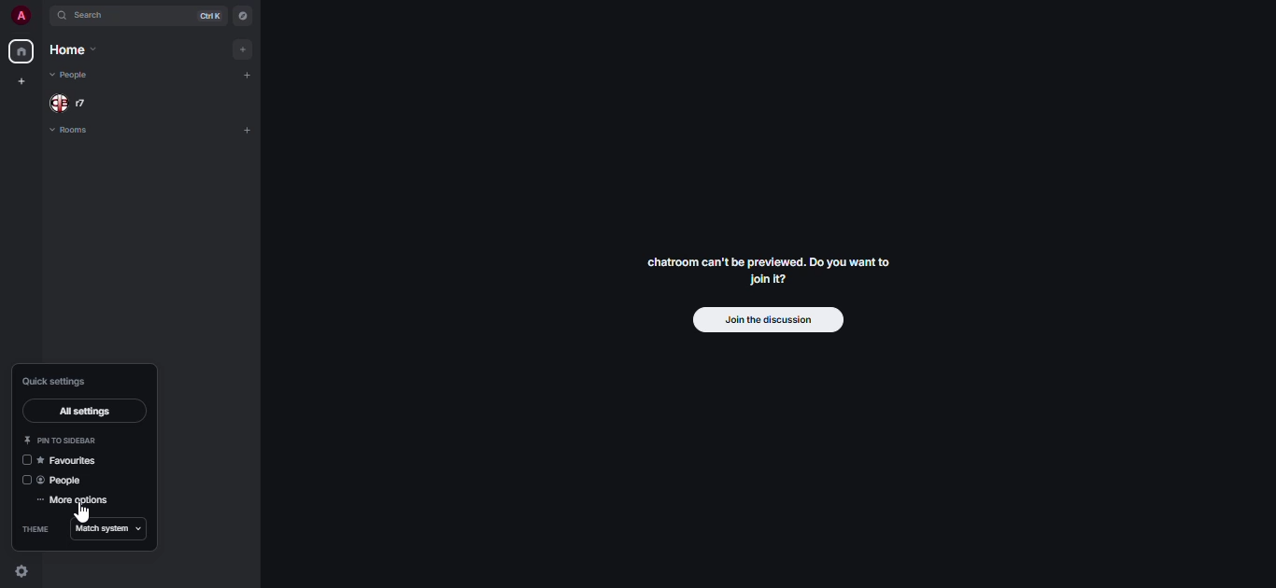 This screenshot has height=588, width=1276. I want to click on home, so click(21, 50).